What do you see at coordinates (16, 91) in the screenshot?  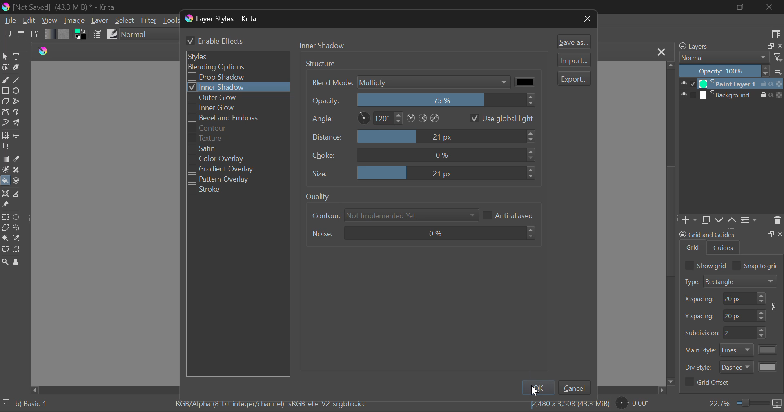 I see `Ellipses Selected ` at bounding box center [16, 91].